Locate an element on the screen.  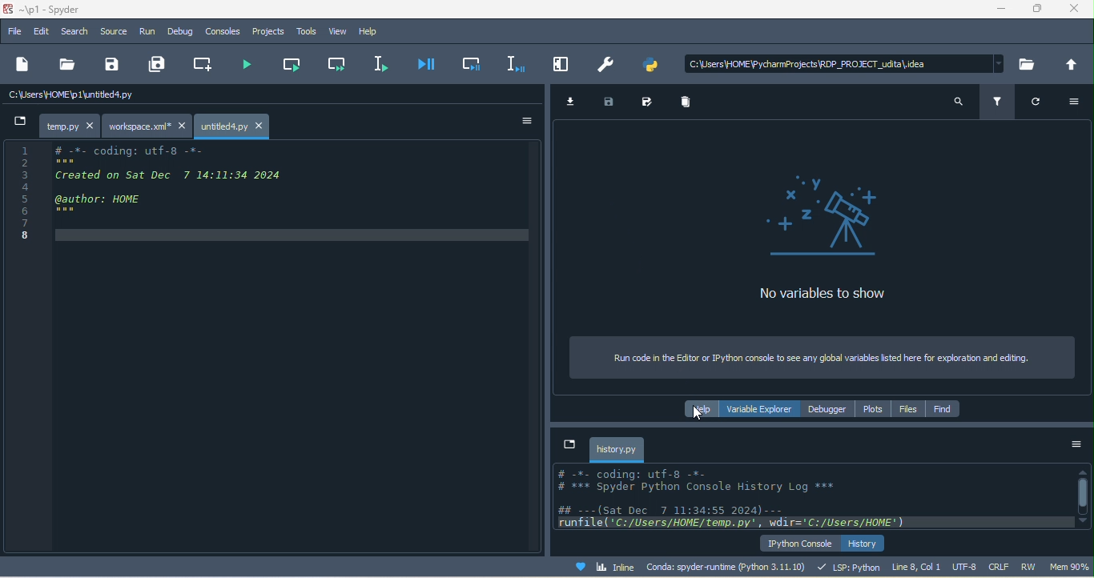
history is located at coordinates (864, 544).